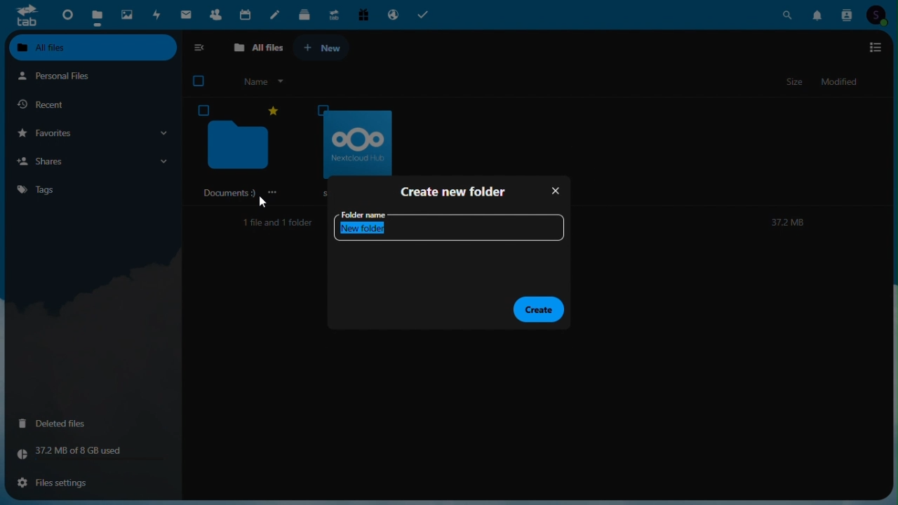 Image resolution: width=898 pixels, height=505 pixels. What do you see at coordinates (127, 15) in the screenshot?
I see `Photos` at bounding box center [127, 15].